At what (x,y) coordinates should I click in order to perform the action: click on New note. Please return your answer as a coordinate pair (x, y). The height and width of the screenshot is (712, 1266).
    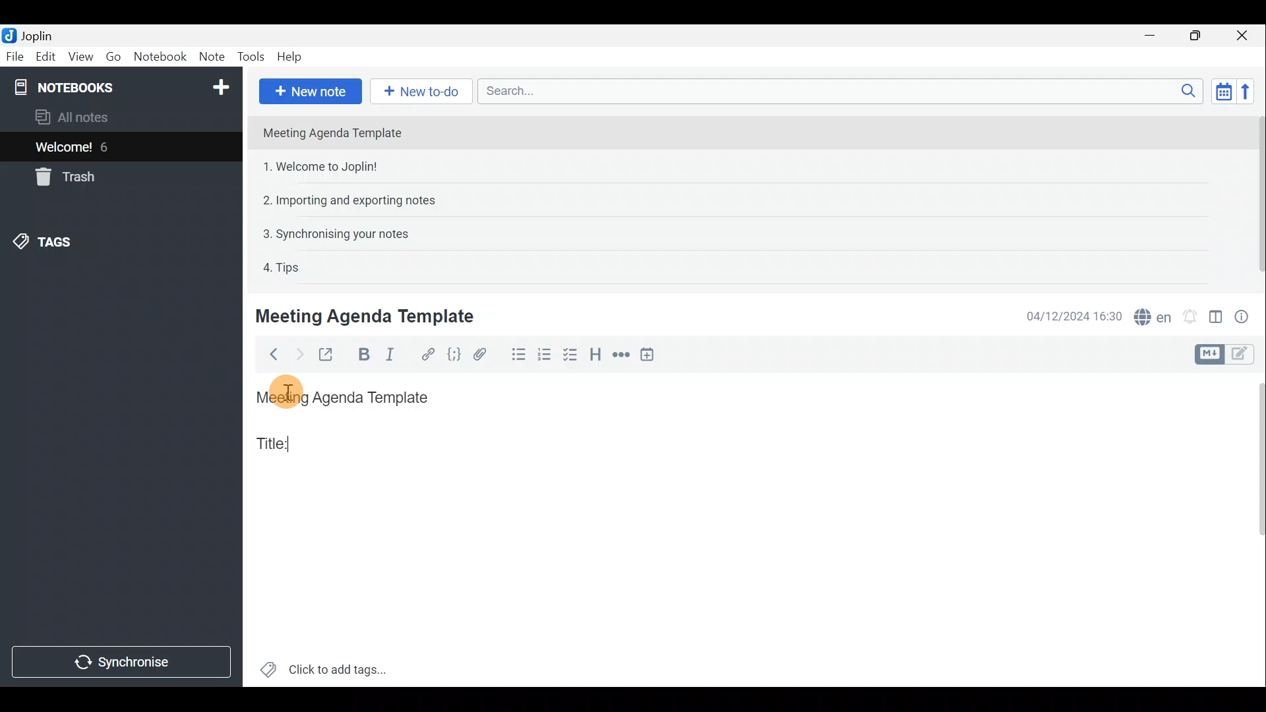
    Looking at the image, I should click on (311, 92).